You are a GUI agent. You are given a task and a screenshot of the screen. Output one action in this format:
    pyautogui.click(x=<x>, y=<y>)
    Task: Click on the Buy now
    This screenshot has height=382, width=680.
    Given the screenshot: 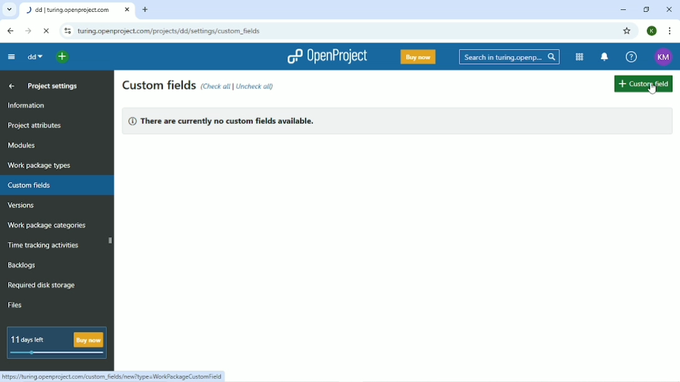 What is the action you would take?
    pyautogui.click(x=417, y=56)
    